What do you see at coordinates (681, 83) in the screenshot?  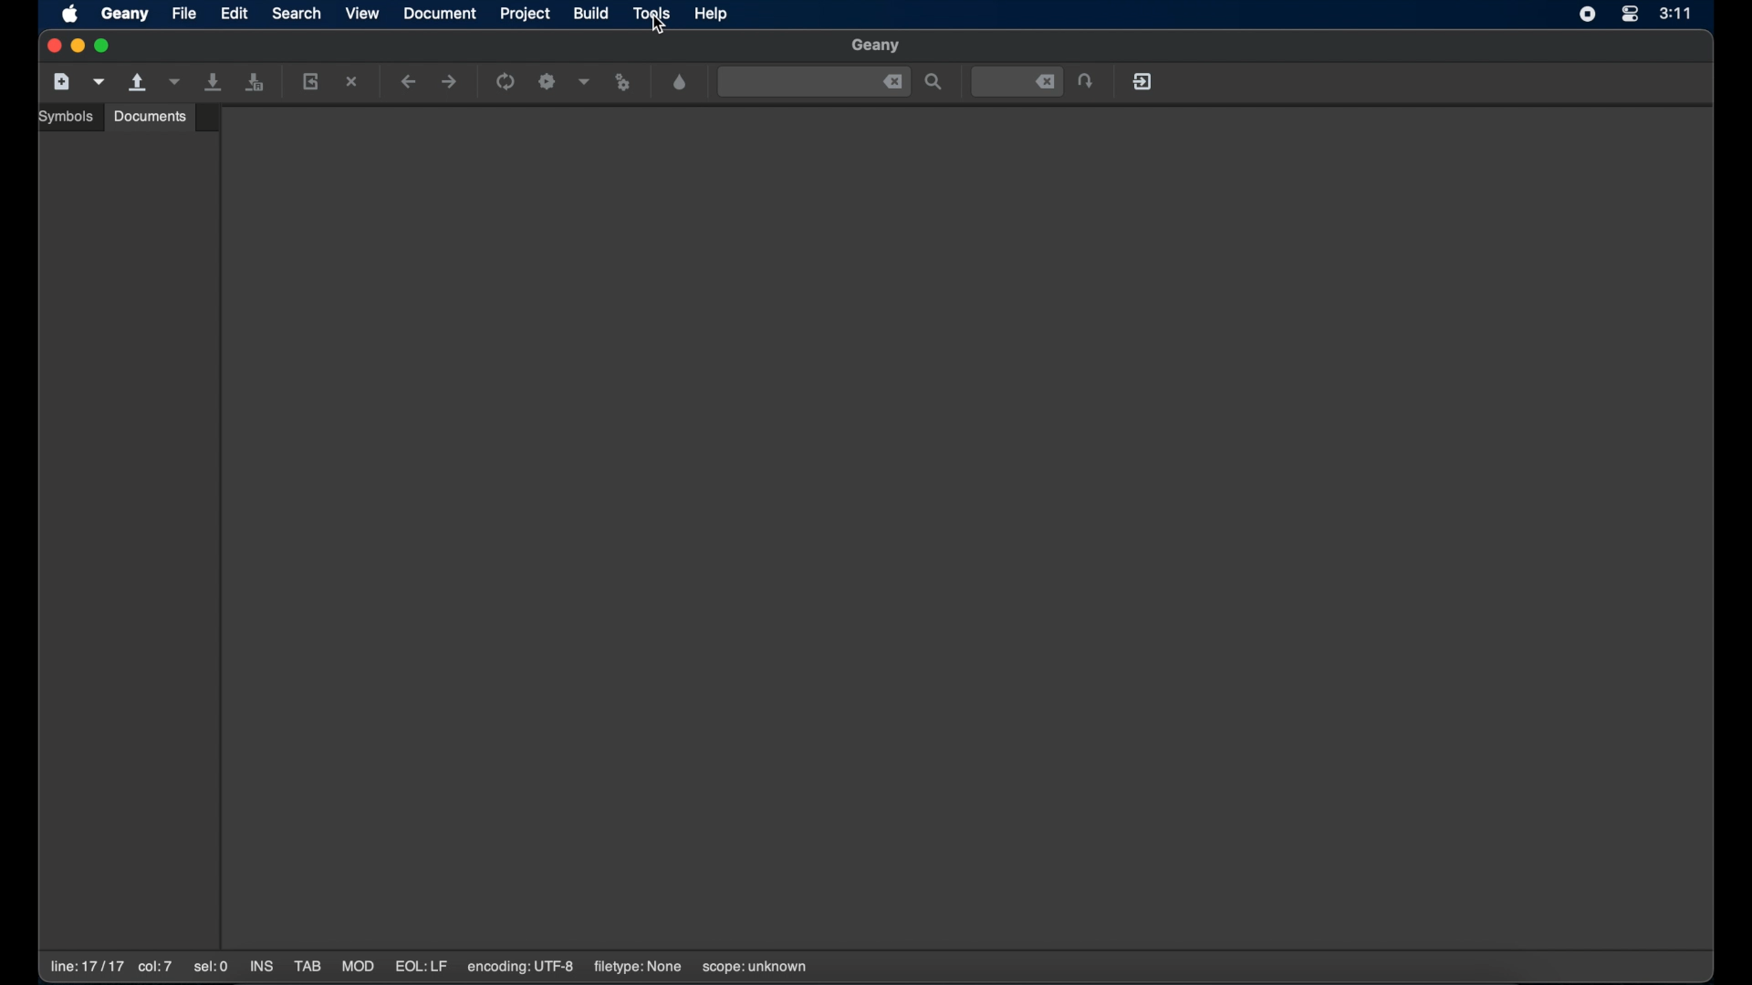 I see `open a color chooser dialogue` at bounding box center [681, 83].